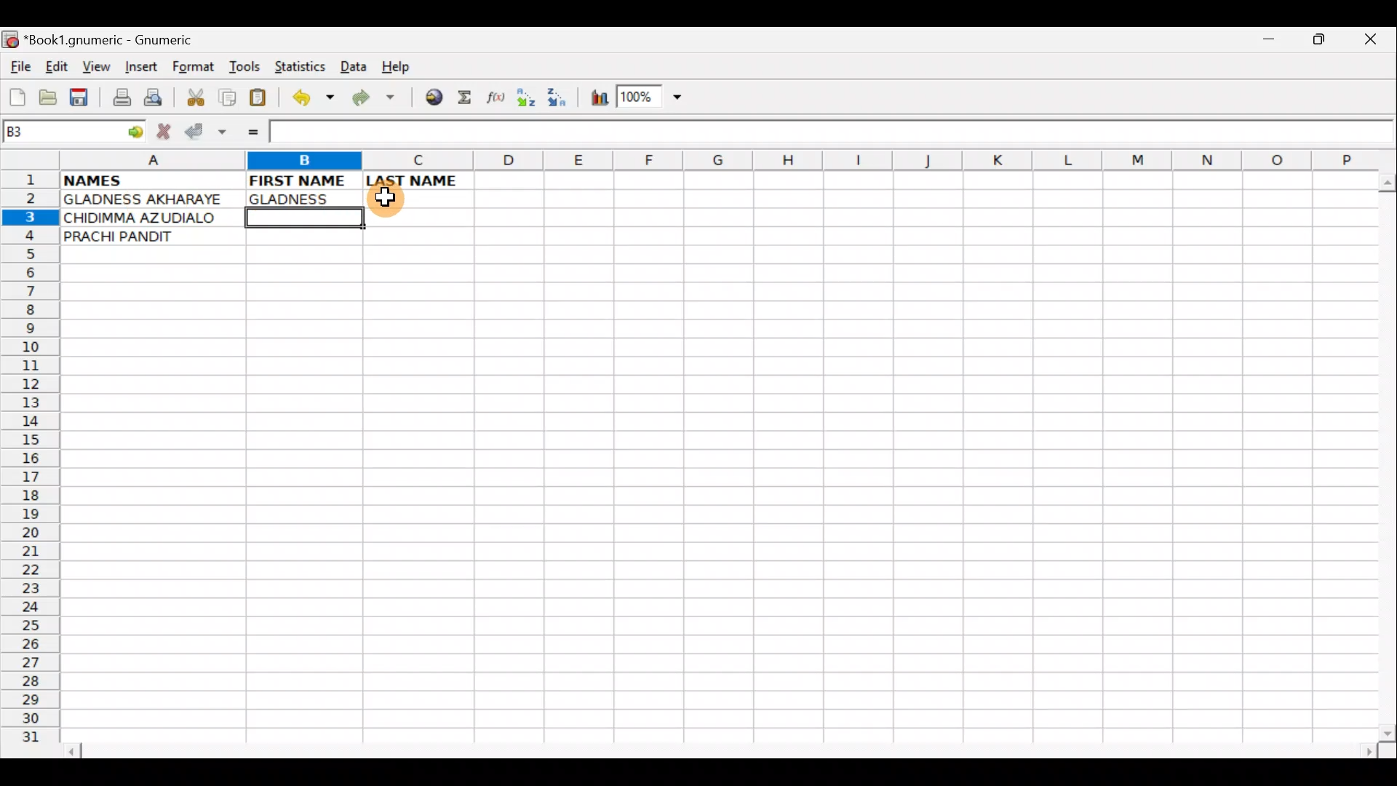  I want to click on Columns, so click(717, 159).